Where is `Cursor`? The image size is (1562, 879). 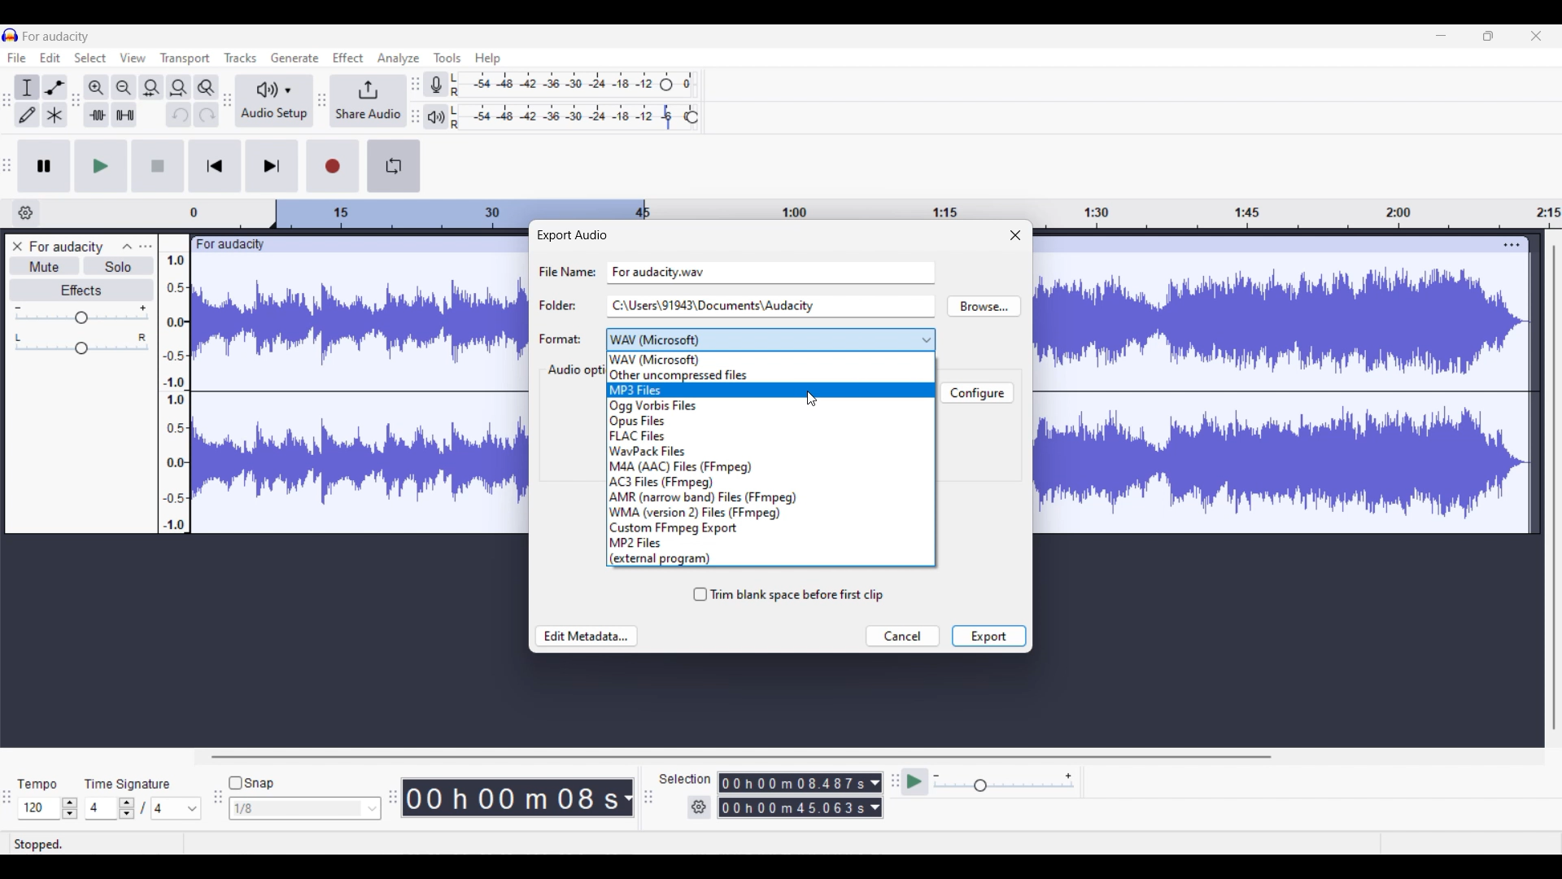
Cursor is located at coordinates (813, 399).